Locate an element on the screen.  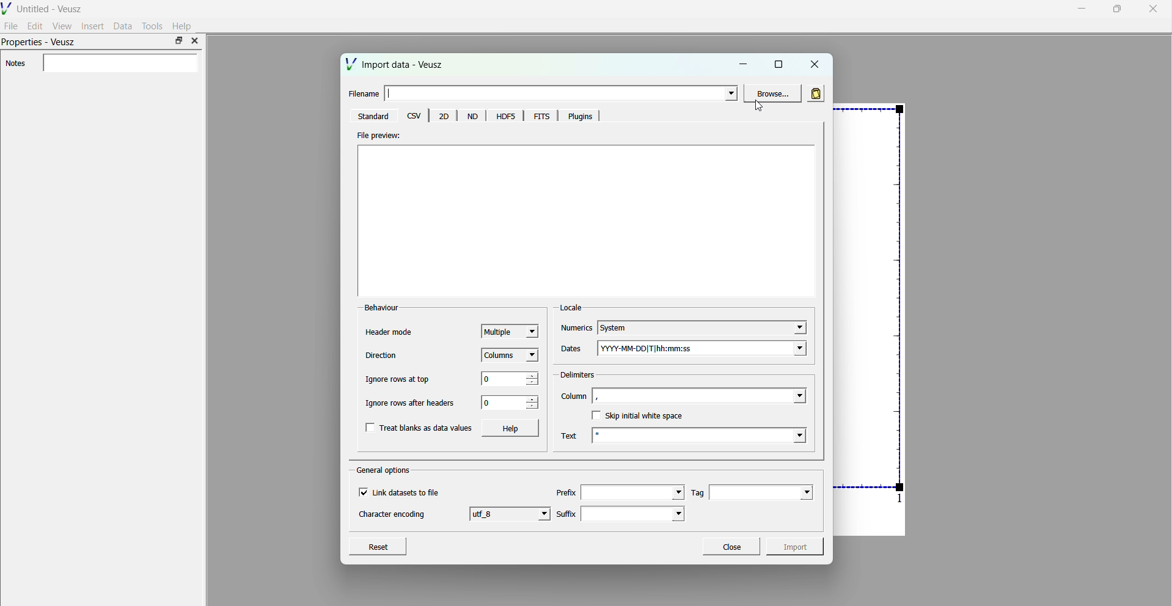
System is located at coordinates (703, 327).